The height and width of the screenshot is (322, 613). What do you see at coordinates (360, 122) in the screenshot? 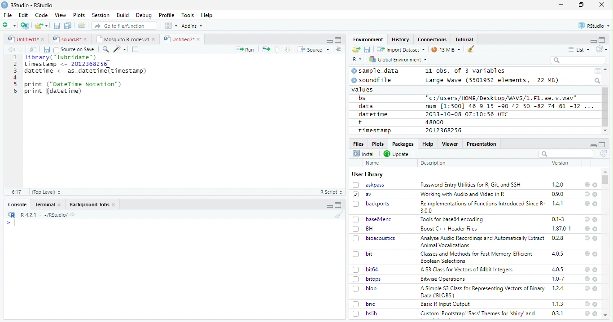
I see `f` at bounding box center [360, 122].